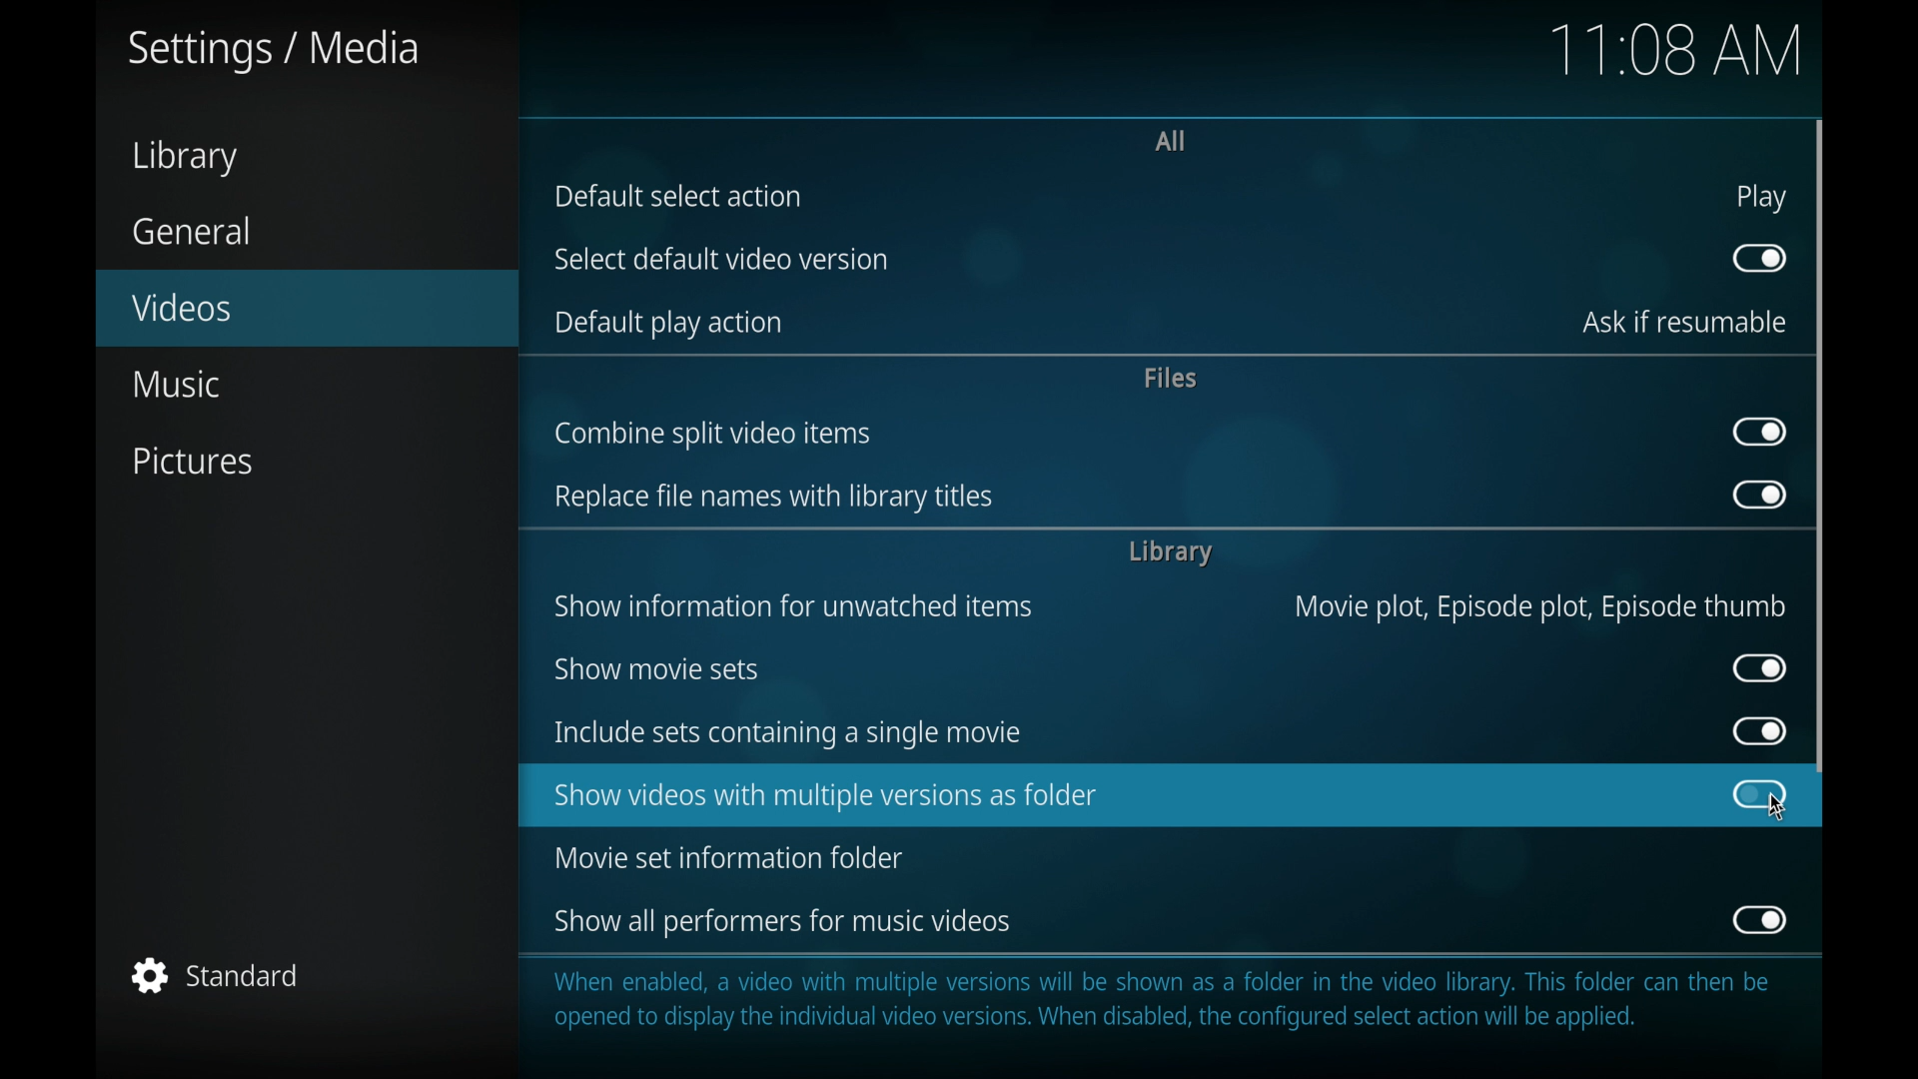 This screenshot has height=1079, width=1918. What do you see at coordinates (1685, 323) in the screenshot?
I see `ask if resumable` at bounding box center [1685, 323].